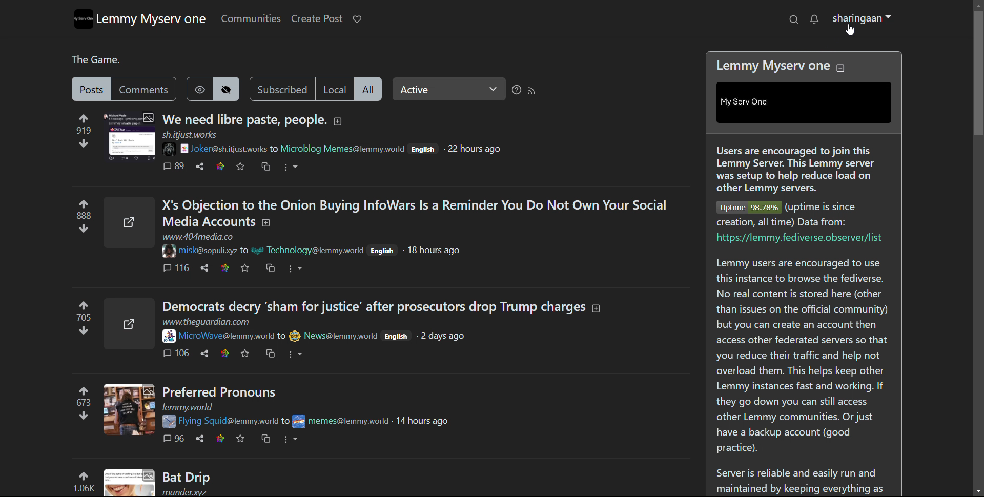 This screenshot has width=984, height=497. I want to click on poster username, so click(351, 421).